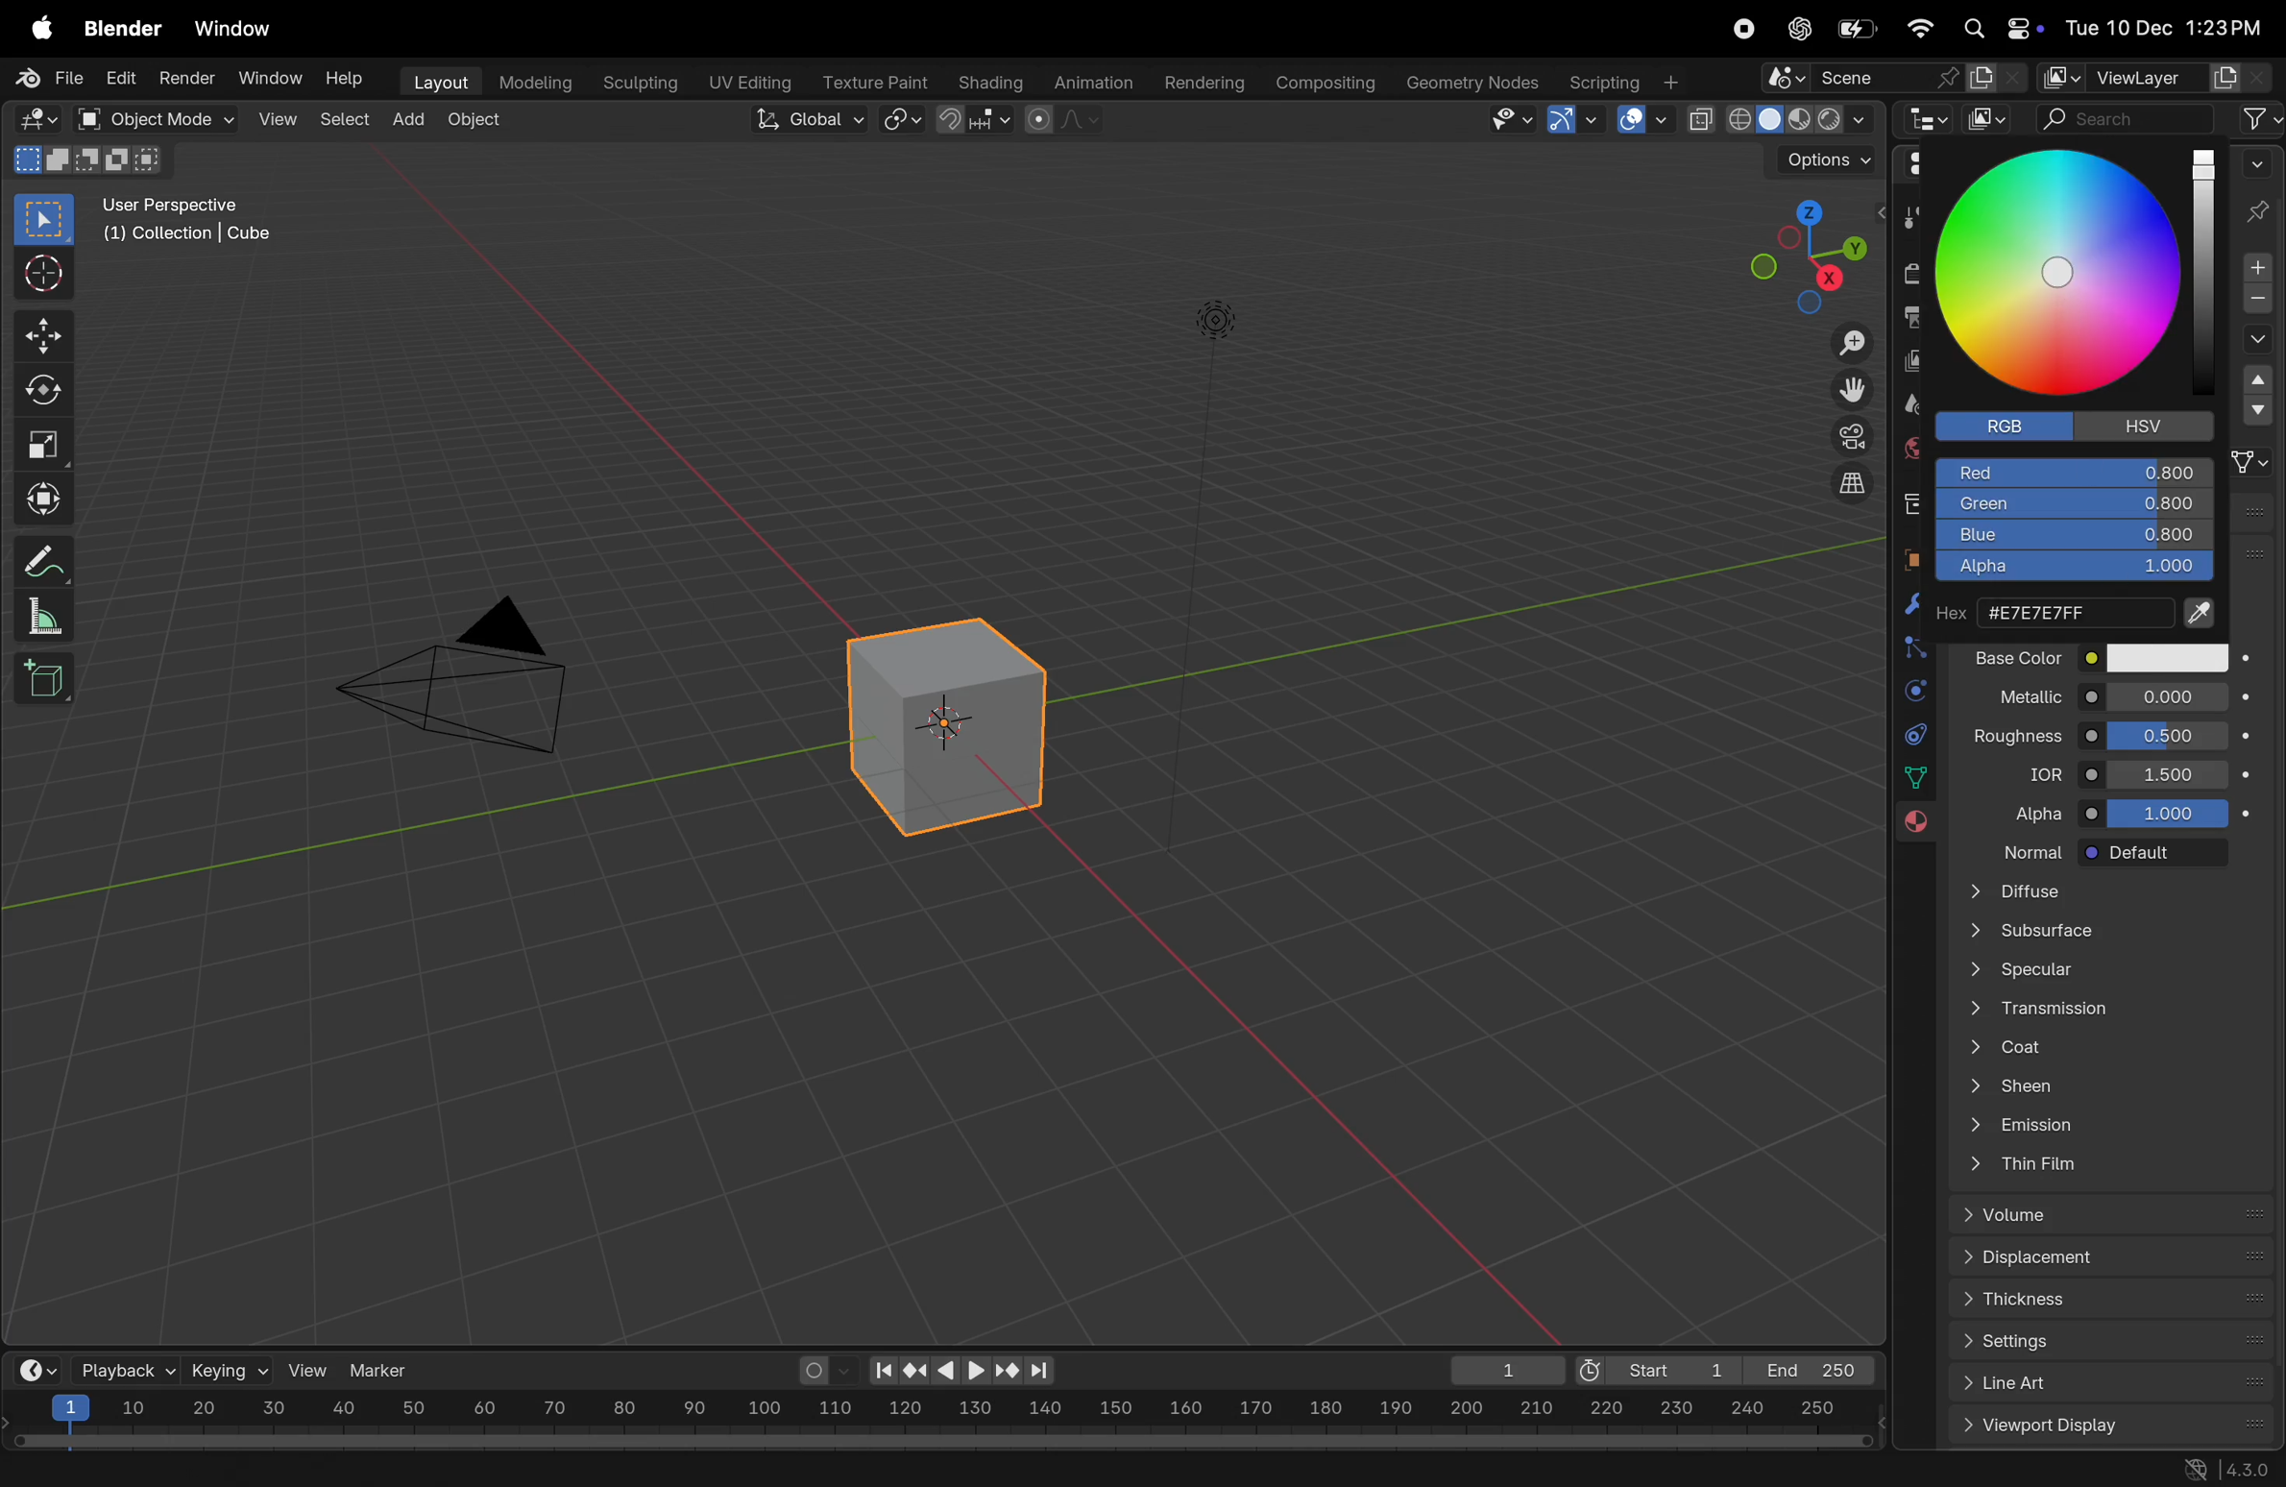 This screenshot has width=2286, height=1487. Describe the element at coordinates (1742, 31) in the screenshot. I see `record` at that location.